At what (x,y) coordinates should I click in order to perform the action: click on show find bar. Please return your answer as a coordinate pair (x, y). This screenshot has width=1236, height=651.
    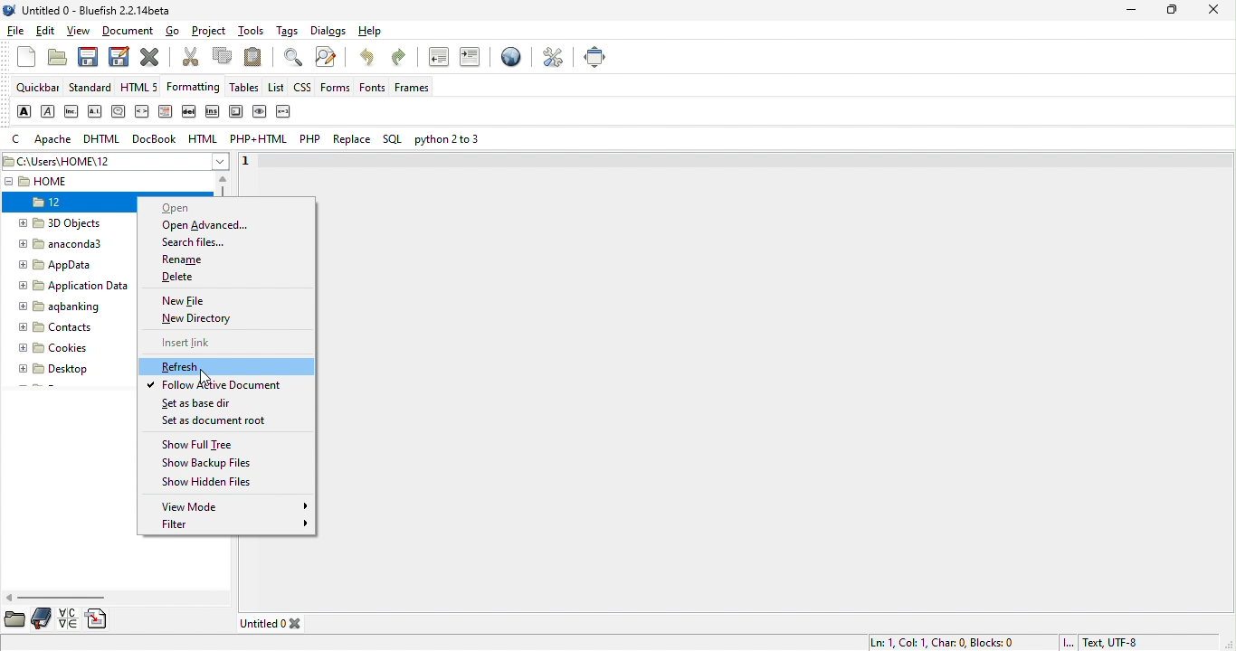
    Looking at the image, I should click on (293, 59).